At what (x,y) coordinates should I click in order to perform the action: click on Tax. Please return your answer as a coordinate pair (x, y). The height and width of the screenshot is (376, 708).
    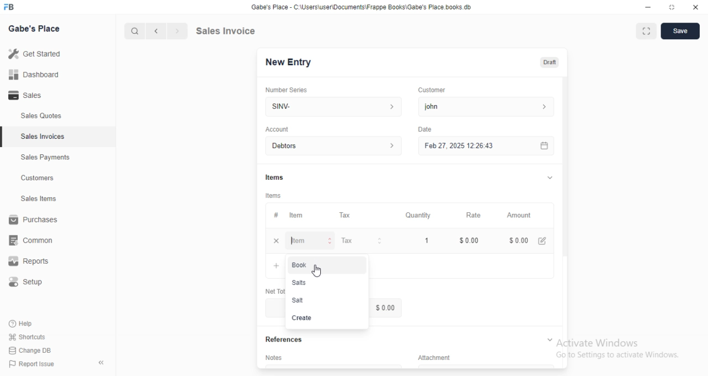
    Looking at the image, I should click on (363, 241).